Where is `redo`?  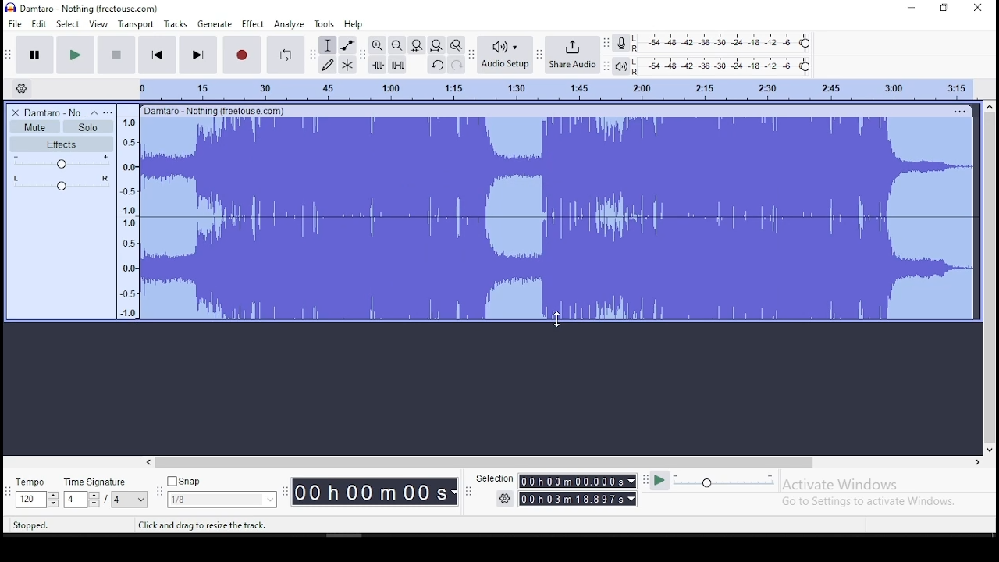
redo is located at coordinates (456, 65).